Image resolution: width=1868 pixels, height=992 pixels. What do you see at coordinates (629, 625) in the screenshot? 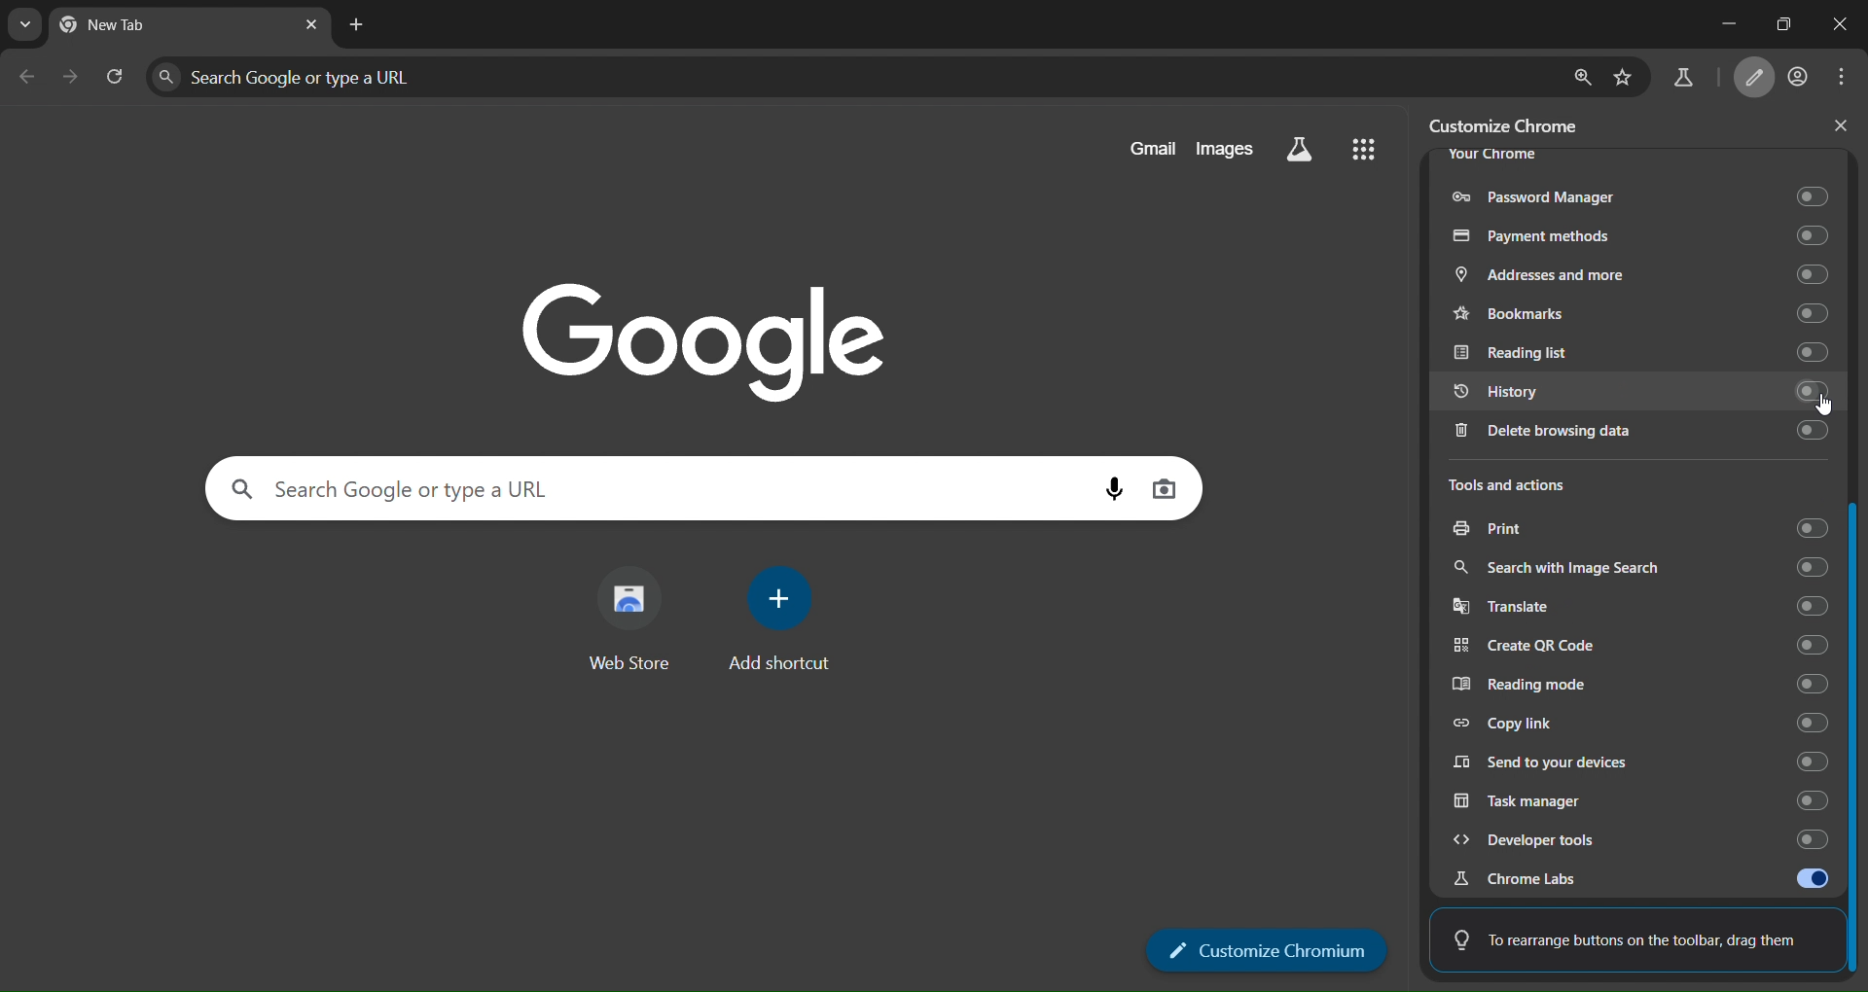
I see `web store` at bounding box center [629, 625].